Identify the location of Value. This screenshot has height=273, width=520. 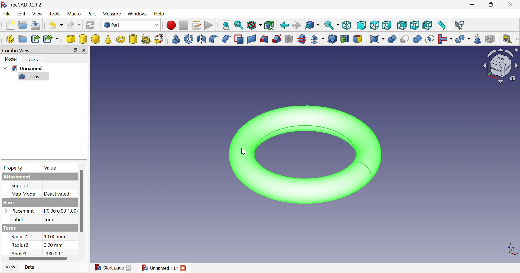
(50, 168).